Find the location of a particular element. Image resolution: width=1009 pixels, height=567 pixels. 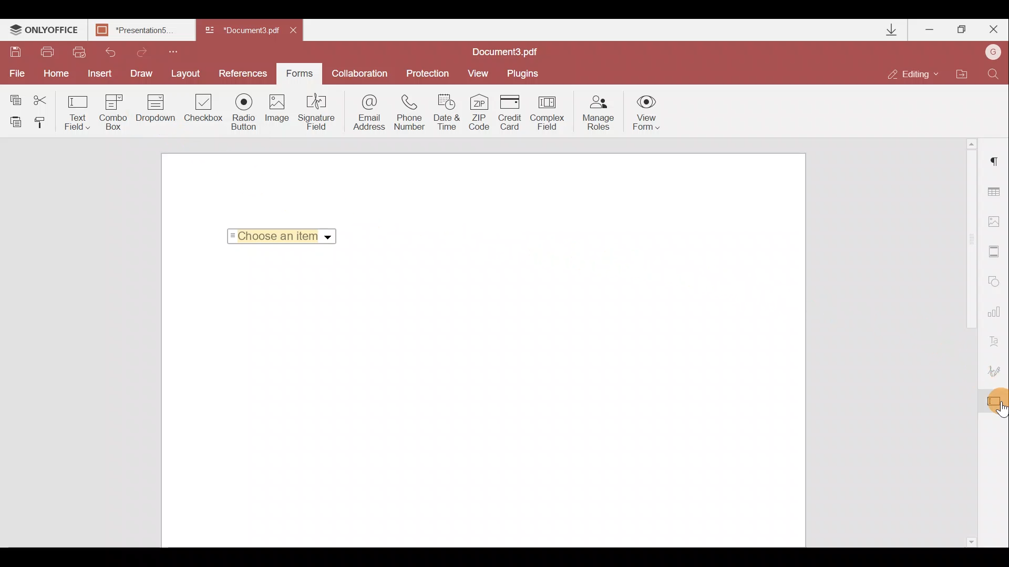

Cursor is located at coordinates (993, 405).